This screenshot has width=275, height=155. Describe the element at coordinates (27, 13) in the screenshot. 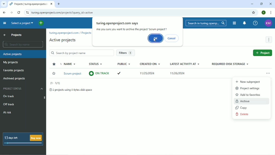

I see `View site information` at that location.